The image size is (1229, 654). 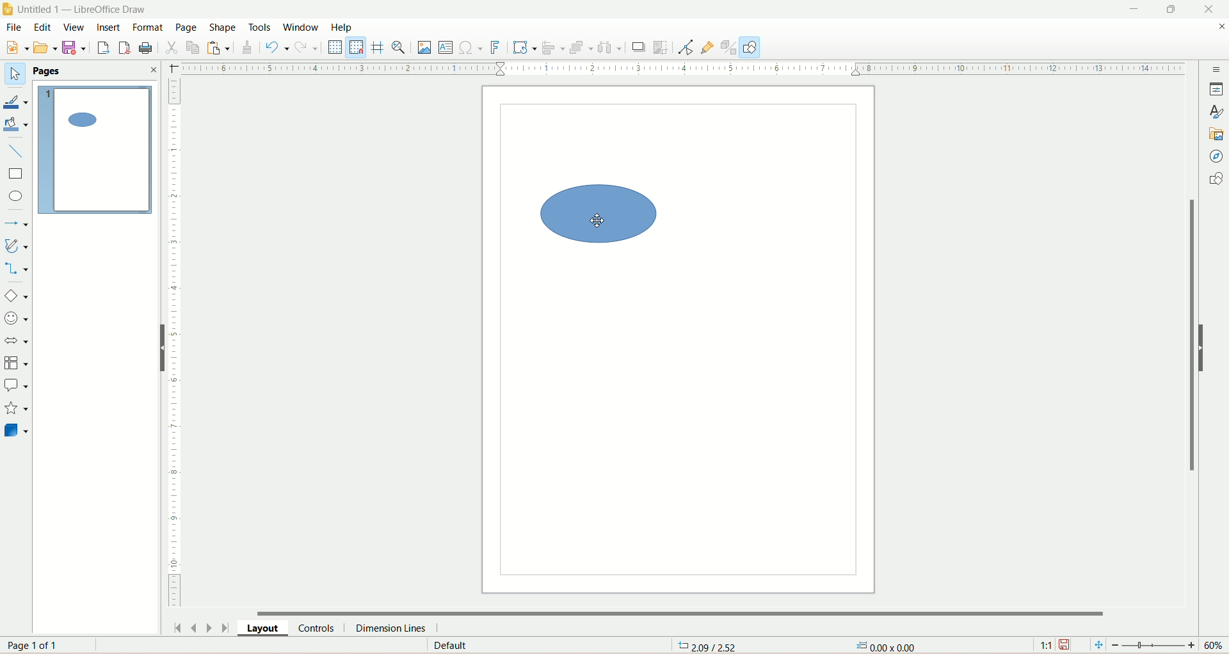 I want to click on select, so click(x=15, y=74).